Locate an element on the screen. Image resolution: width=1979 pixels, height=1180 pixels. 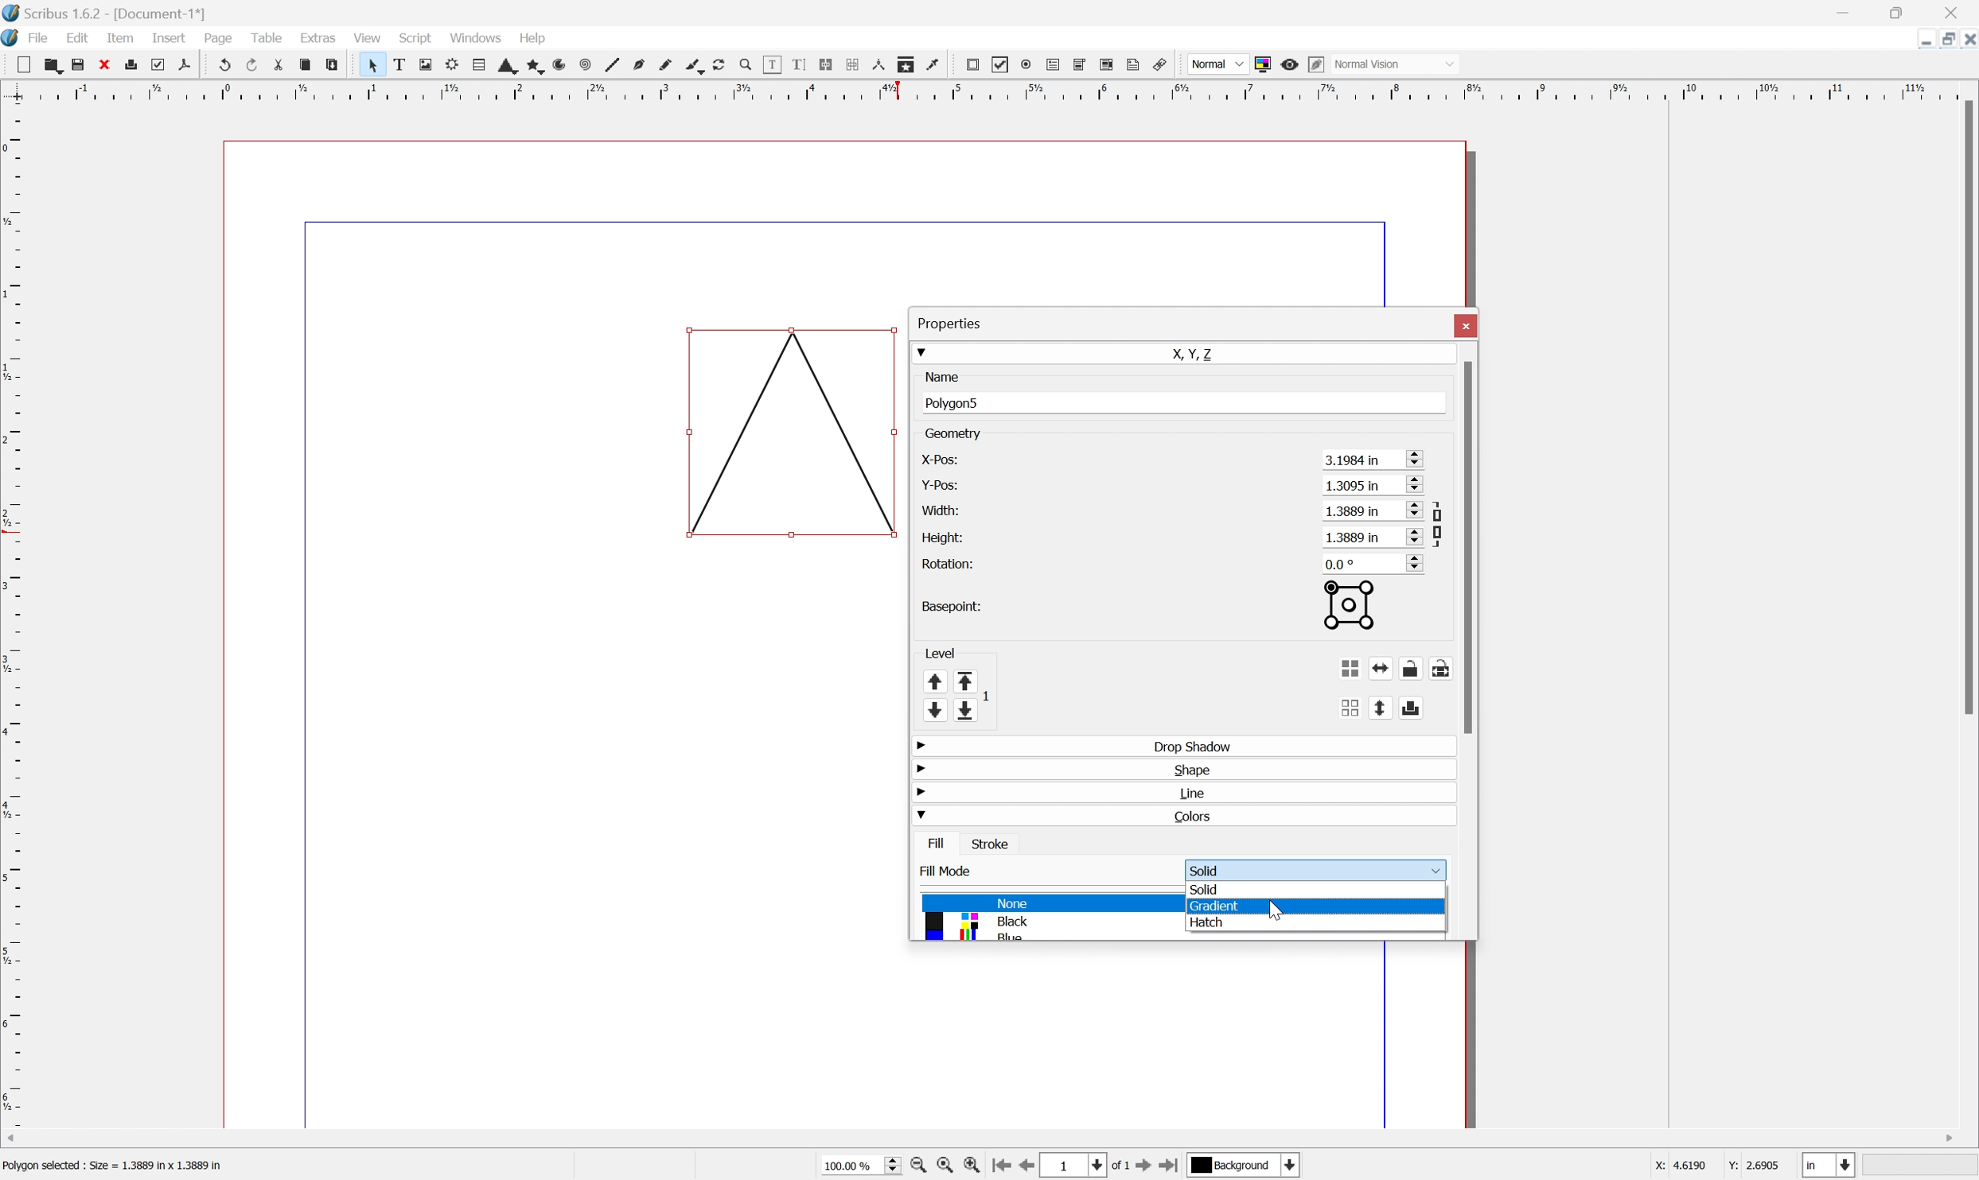
Paste is located at coordinates (338, 66).